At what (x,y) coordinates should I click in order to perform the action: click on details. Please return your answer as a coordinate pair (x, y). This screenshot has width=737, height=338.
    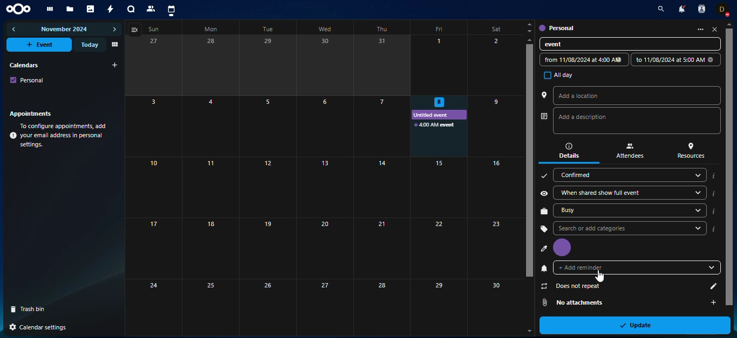
    Looking at the image, I should click on (567, 151).